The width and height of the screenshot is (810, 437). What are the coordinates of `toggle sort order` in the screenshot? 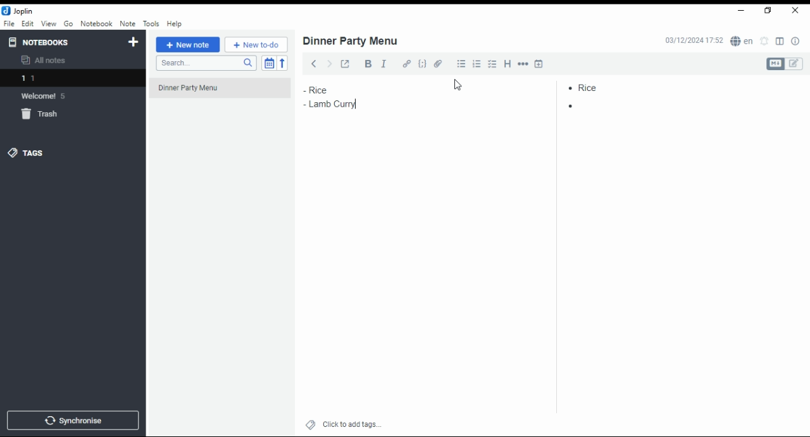 It's located at (268, 63).